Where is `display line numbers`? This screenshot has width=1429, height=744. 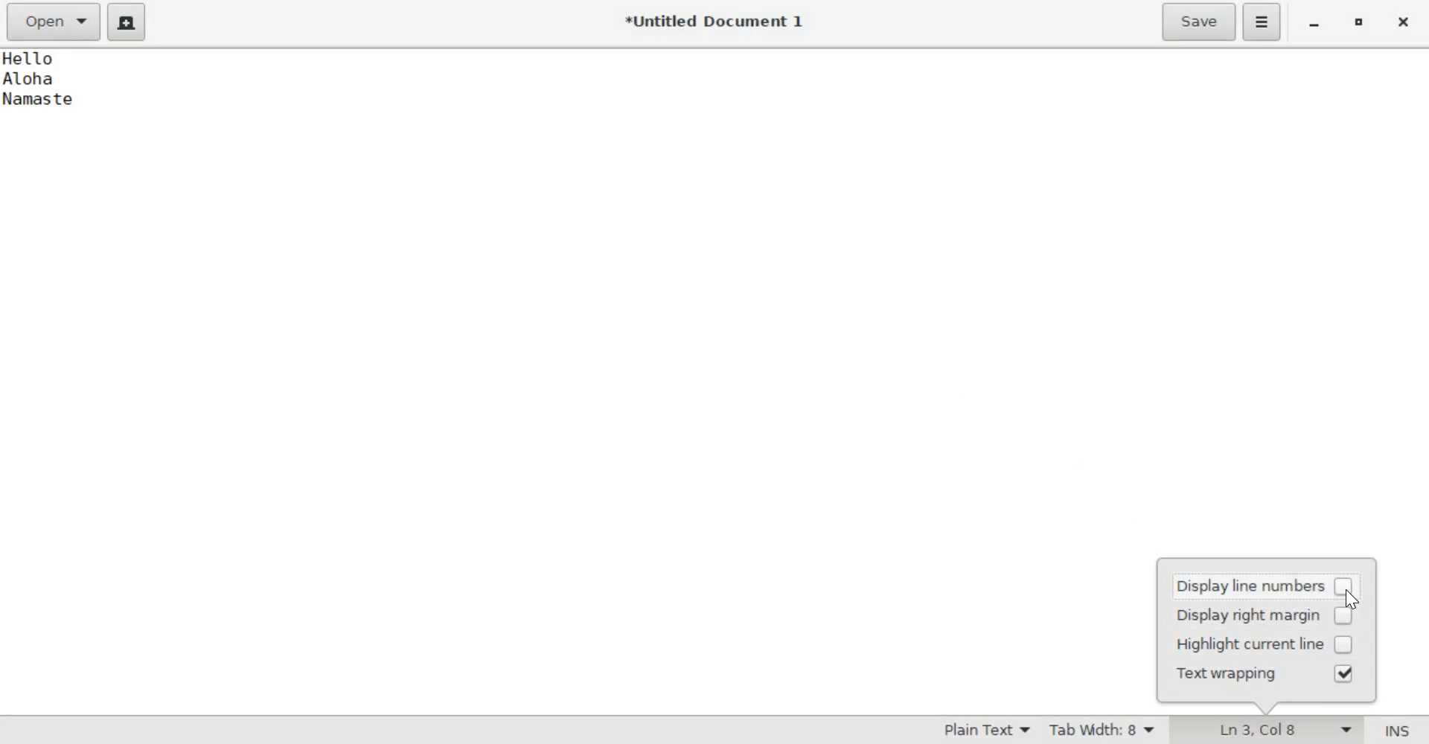 display line numbers is located at coordinates (1244, 589).